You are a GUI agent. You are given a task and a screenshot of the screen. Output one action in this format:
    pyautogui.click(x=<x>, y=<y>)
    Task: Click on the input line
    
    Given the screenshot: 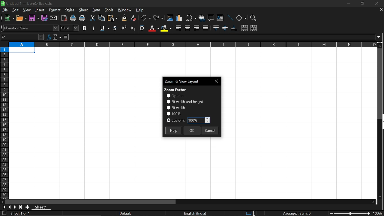 What is the action you would take?
    pyautogui.click(x=223, y=37)
    